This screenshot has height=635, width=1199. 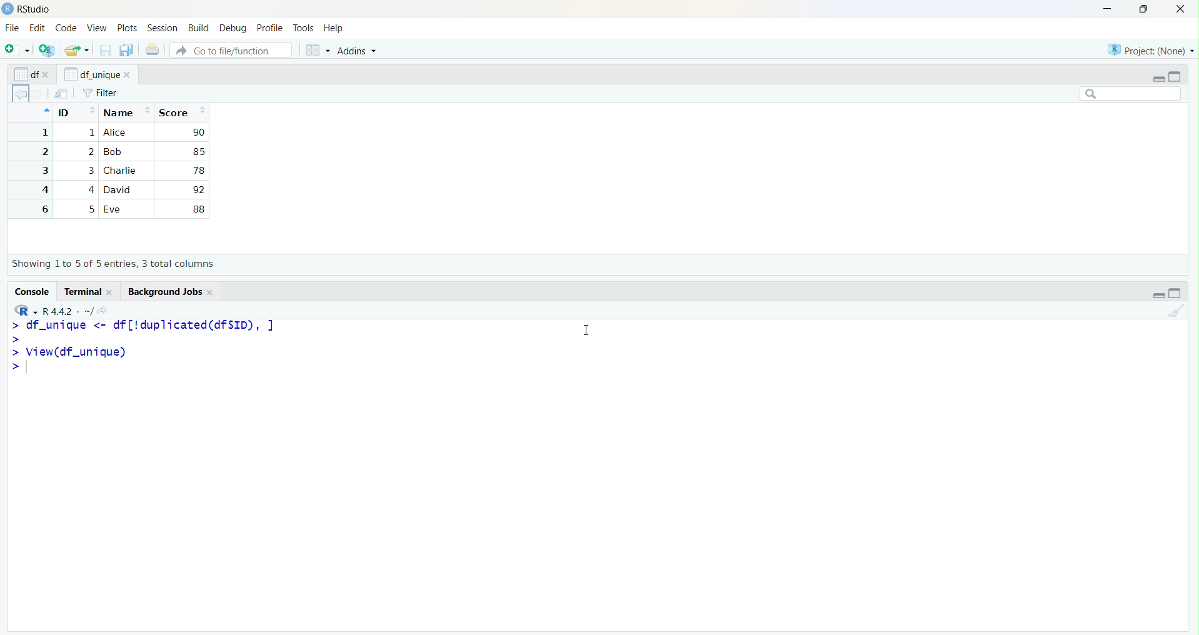 What do you see at coordinates (198, 171) in the screenshot?
I see `78` at bounding box center [198, 171].